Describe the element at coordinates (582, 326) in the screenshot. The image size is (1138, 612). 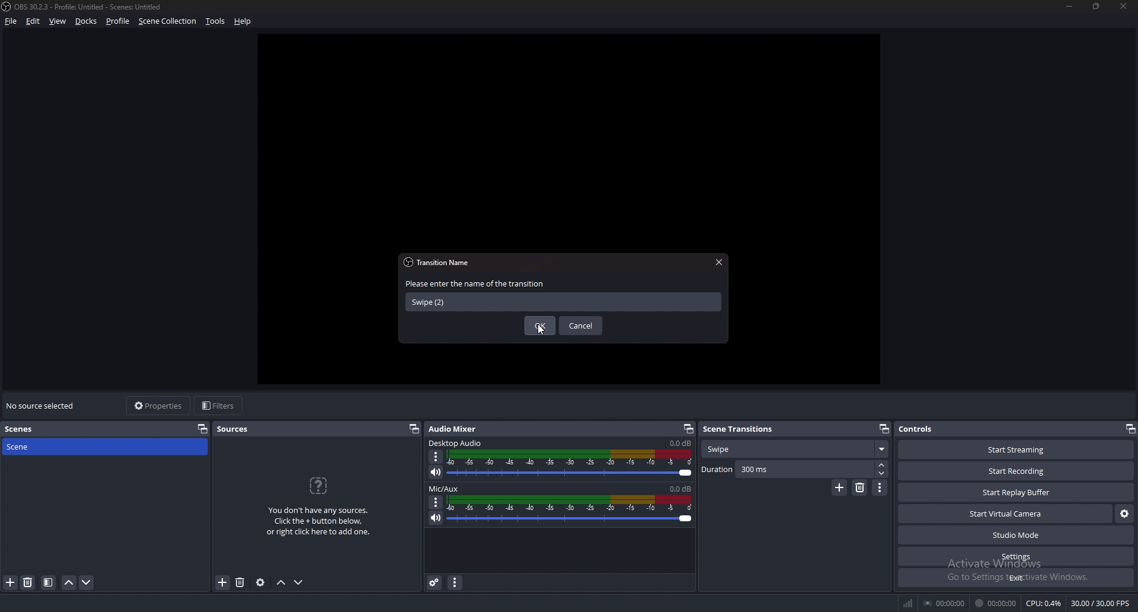
I see `cancel` at that location.